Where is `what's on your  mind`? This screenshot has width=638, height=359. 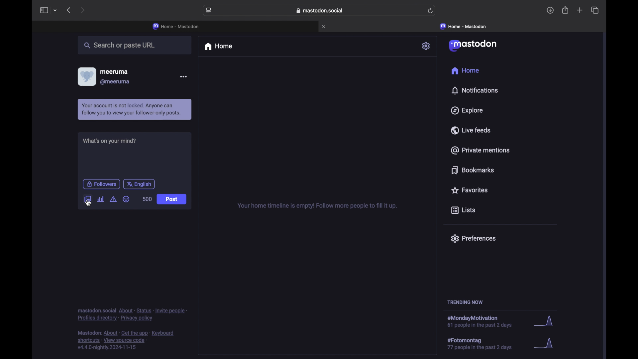
what's on your  mind is located at coordinates (109, 141).